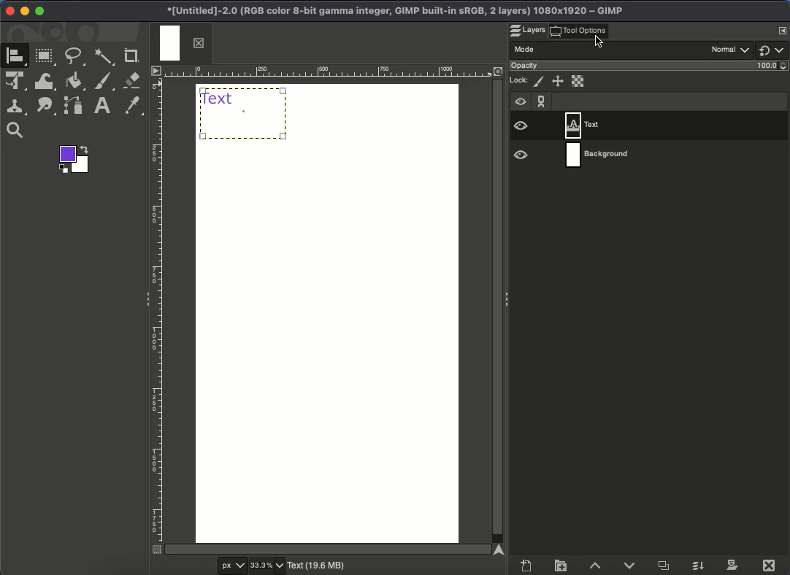 Image resolution: width=790 pixels, height=575 pixels. I want to click on Color picker, so click(135, 107).